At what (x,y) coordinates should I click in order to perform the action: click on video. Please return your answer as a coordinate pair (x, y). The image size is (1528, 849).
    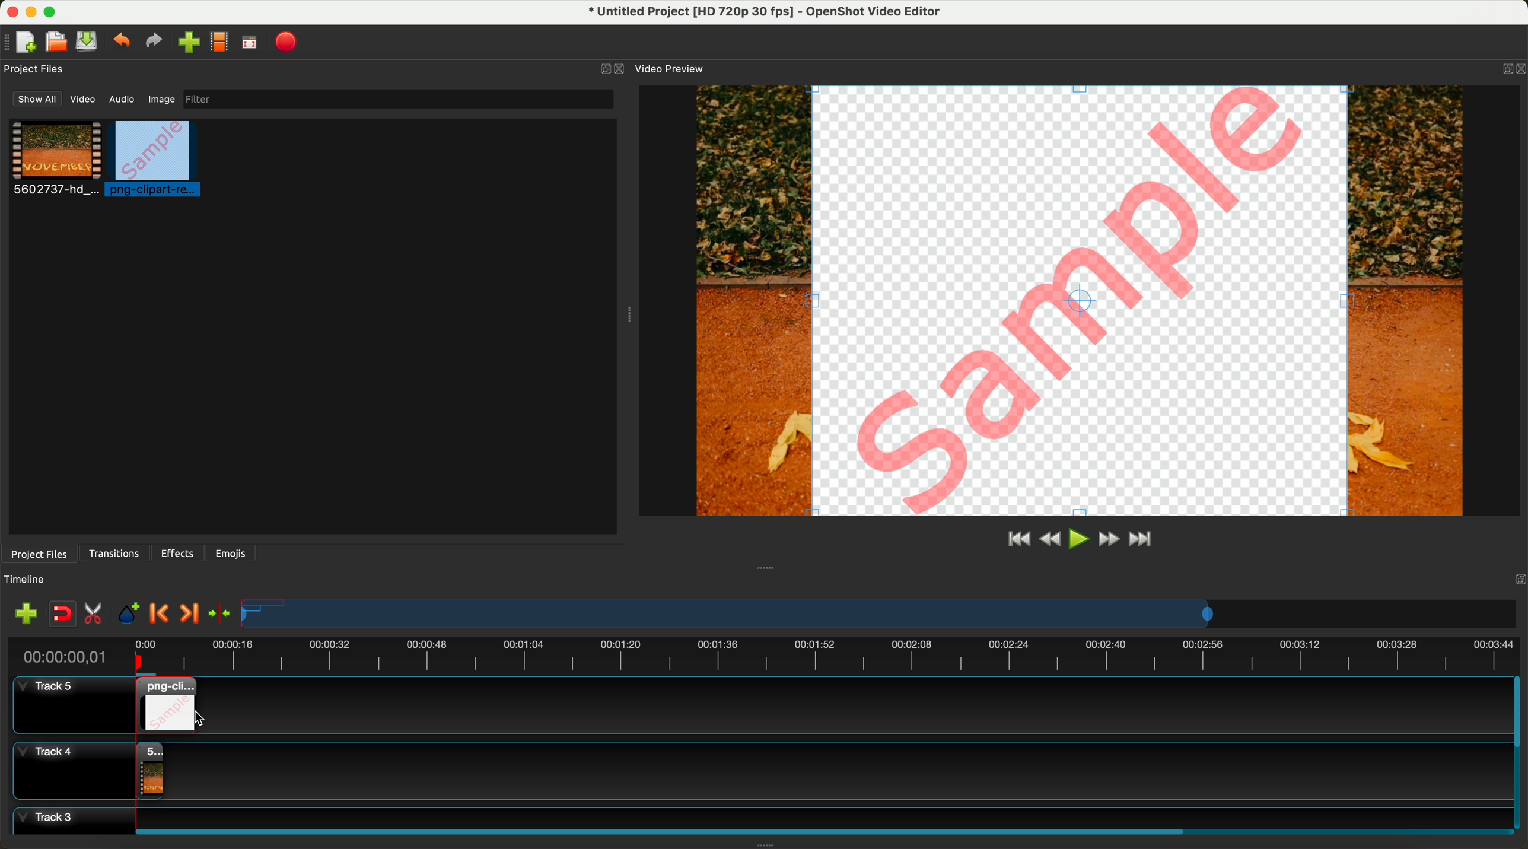
    Looking at the image, I should click on (85, 101).